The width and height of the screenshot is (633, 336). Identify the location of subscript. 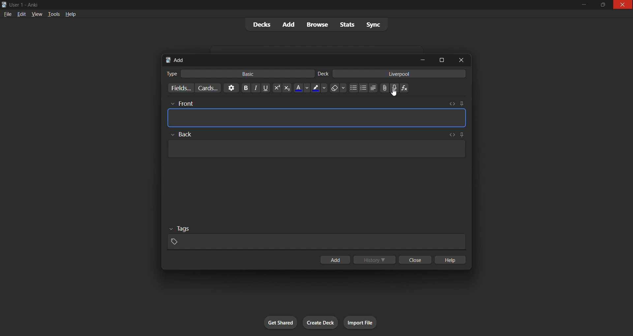
(287, 88).